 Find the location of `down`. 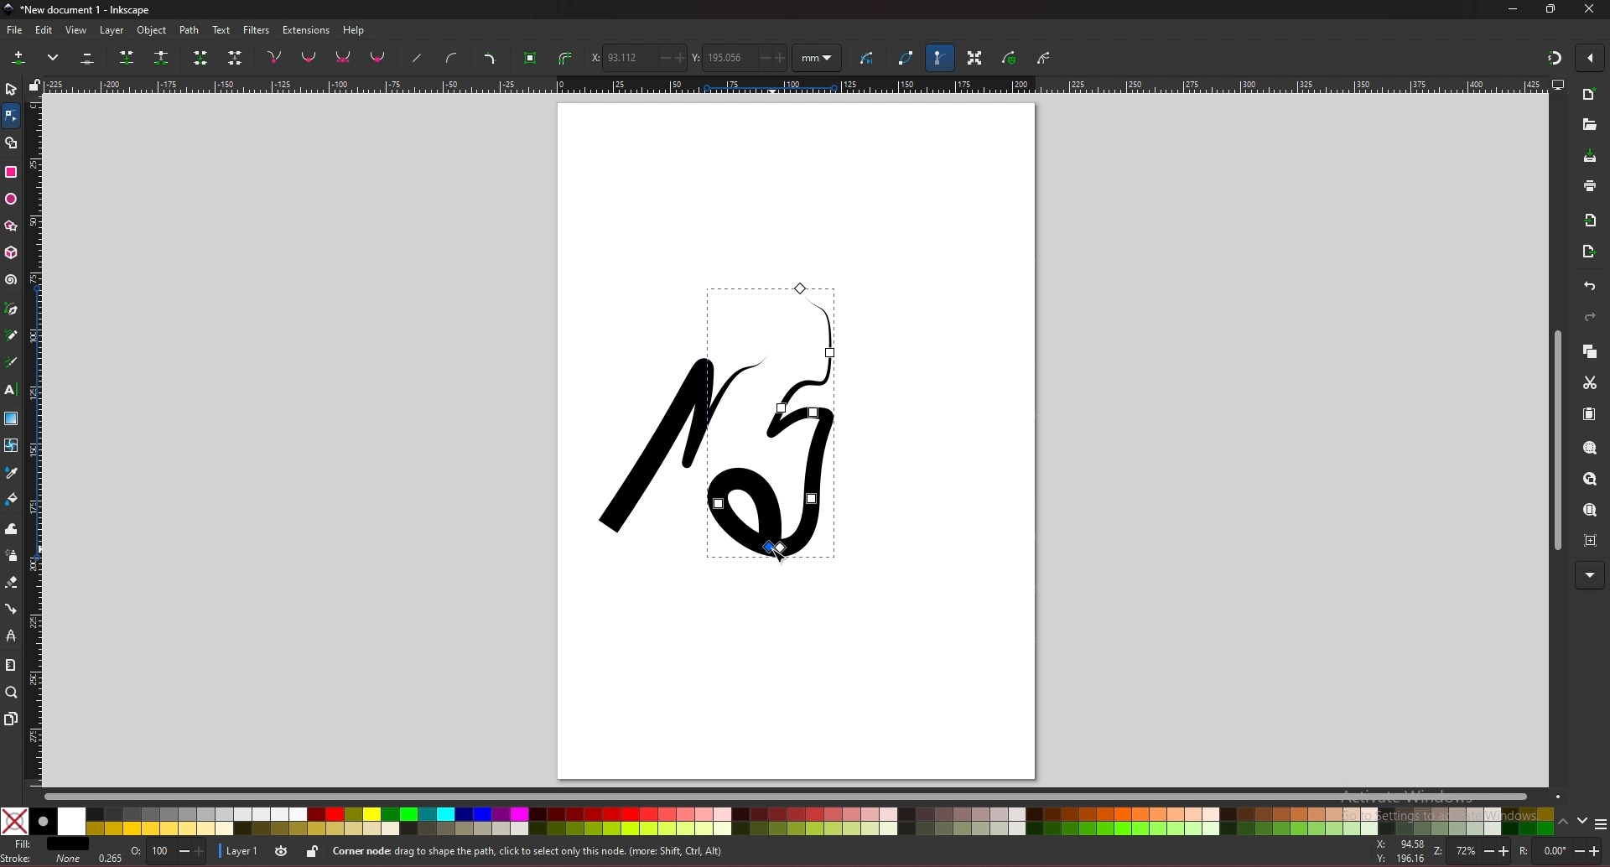

down is located at coordinates (1584, 821).